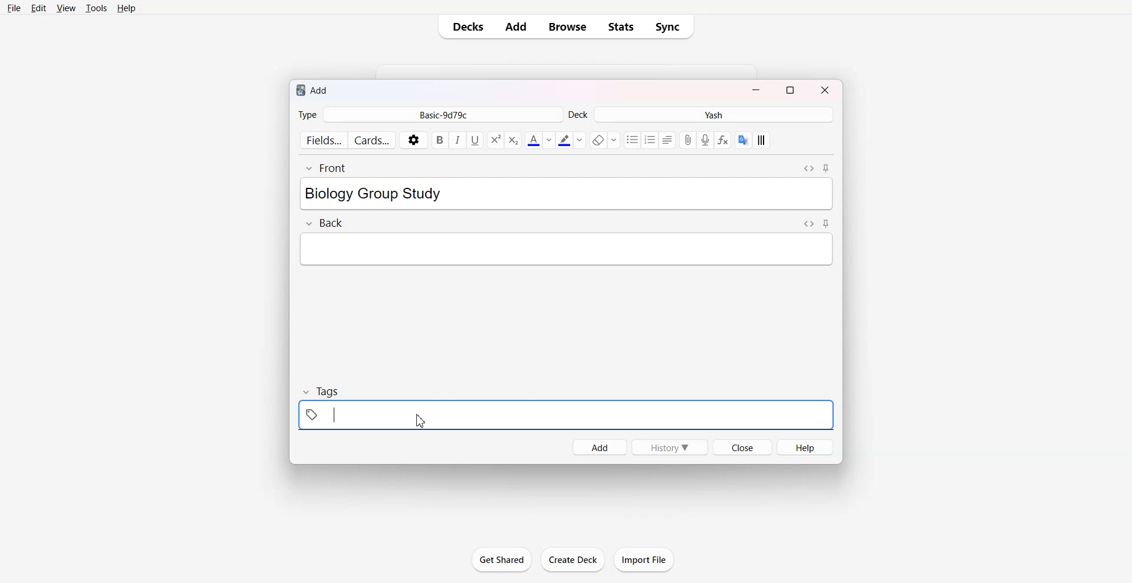 This screenshot has width=1132, height=583. What do you see at coordinates (14, 9) in the screenshot?
I see `File` at bounding box center [14, 9].